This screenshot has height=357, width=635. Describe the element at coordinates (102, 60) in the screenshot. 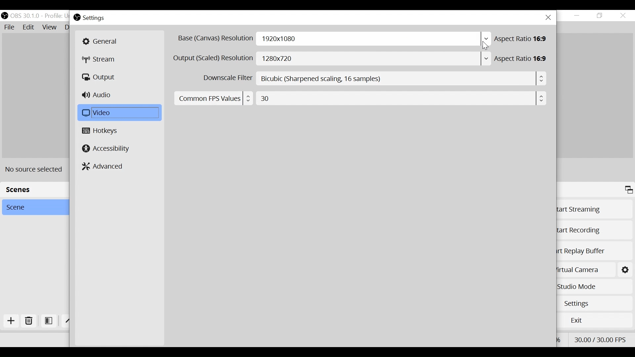

I see `Stream` at that location.